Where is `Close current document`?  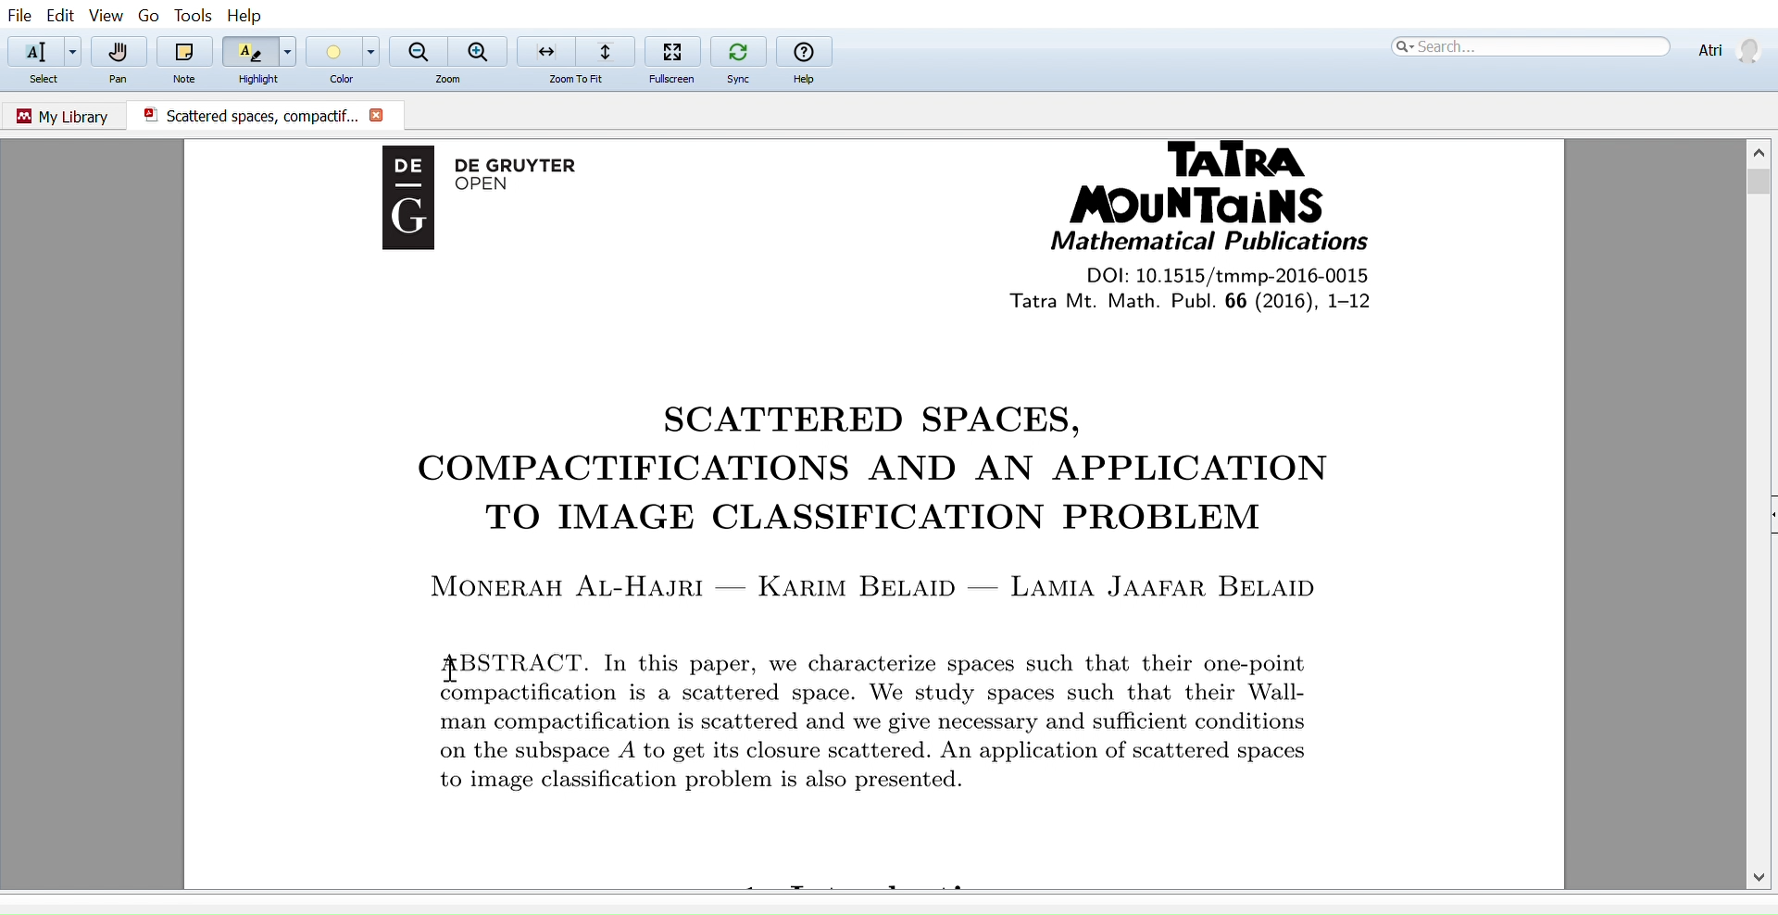 Close current document is located at coordinates (378, 117).